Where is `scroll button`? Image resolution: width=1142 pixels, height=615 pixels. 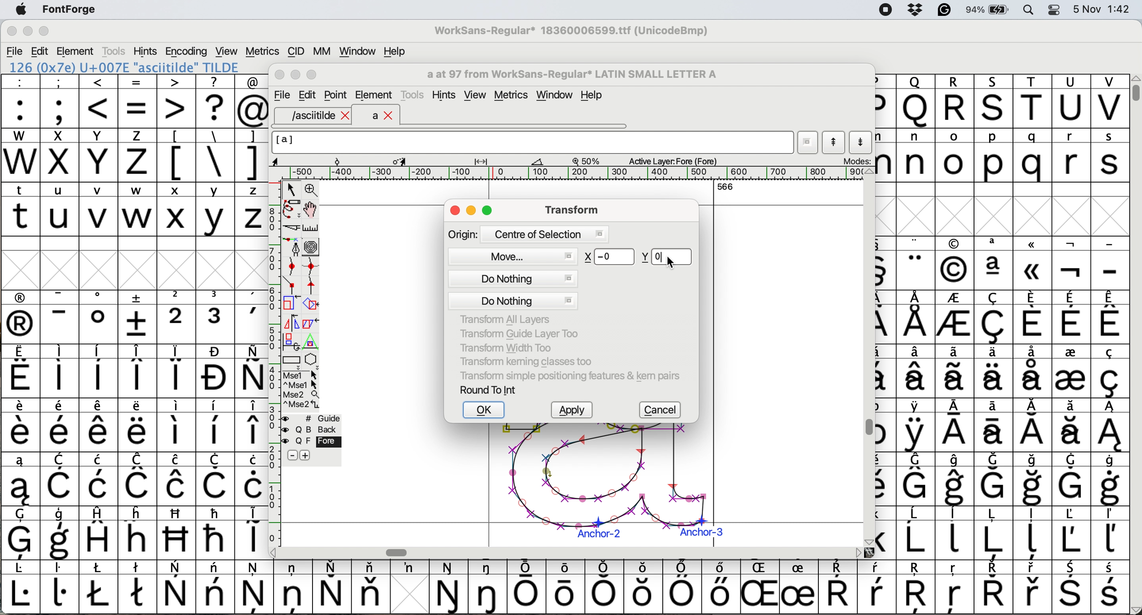
scroll button is located at coordinates (274, 552).